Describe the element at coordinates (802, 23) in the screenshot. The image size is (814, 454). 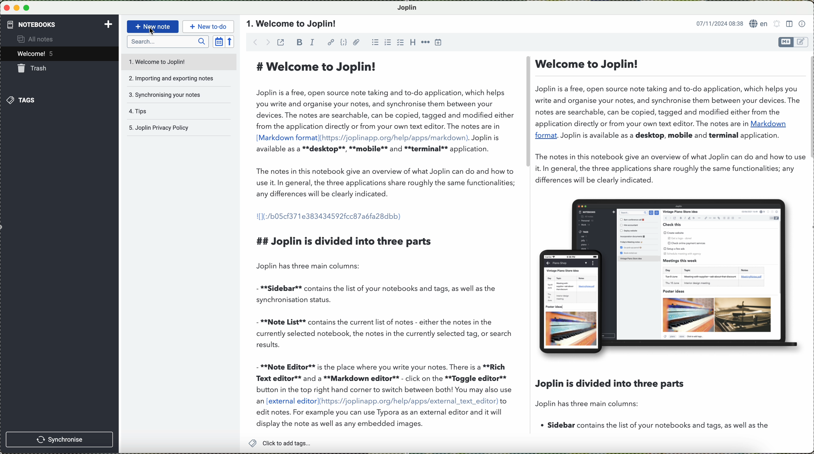
I see `note properties` at that location.